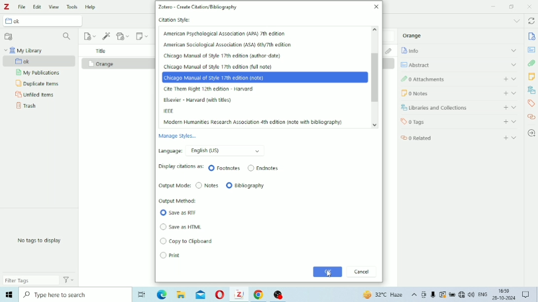 The image size is (538, 302). I want to click on Libraries and Collections, so click(531, 90).